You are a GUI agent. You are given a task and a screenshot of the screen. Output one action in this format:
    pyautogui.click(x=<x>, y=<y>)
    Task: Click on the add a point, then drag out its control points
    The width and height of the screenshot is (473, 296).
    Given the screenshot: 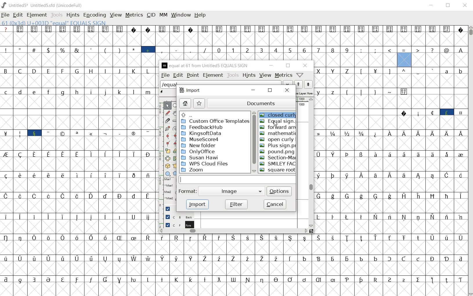 What is the action you would take?
    pyautogui.click(x=167, y=129)
    